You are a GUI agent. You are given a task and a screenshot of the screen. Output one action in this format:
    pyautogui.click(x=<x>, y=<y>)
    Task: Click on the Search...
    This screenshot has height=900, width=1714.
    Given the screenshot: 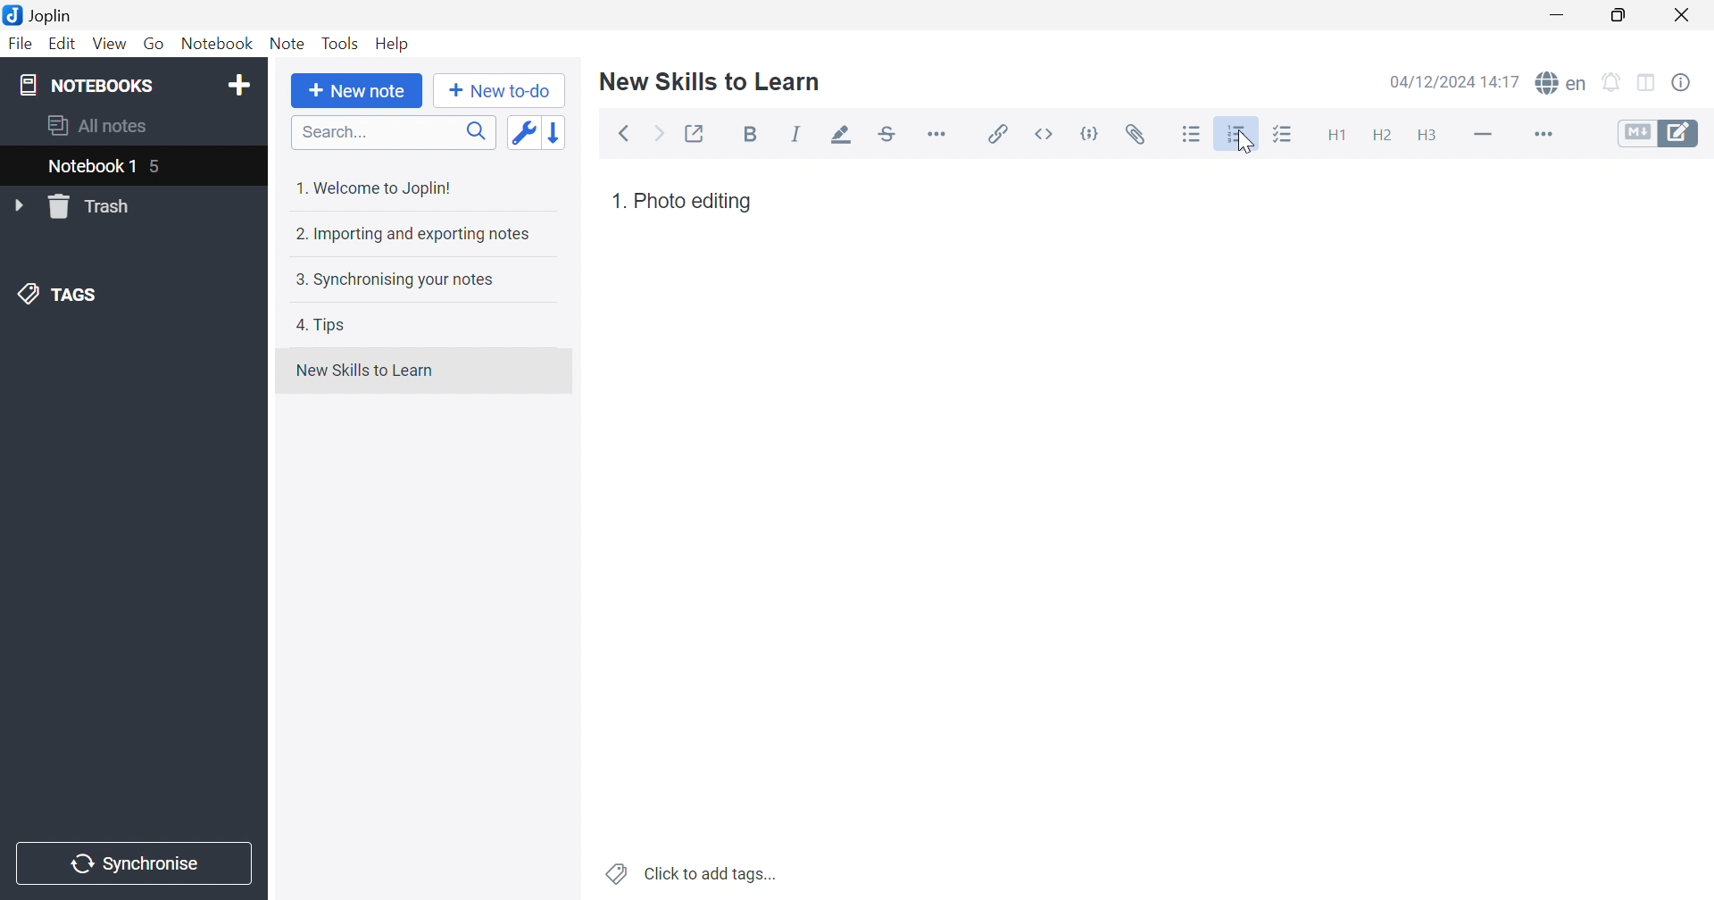 What is the action you would take?
    pyautogui.click(x=394, y=132)
    